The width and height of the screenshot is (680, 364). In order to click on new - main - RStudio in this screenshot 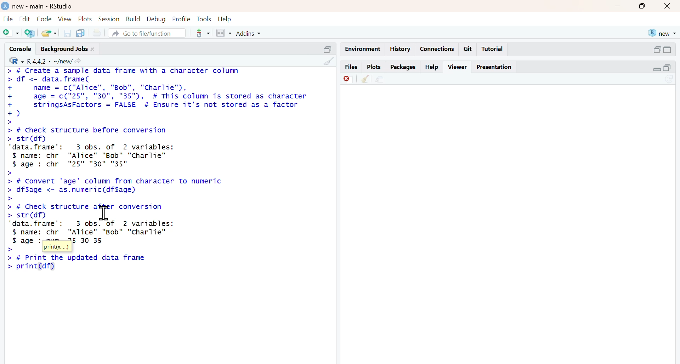, I will do `click(43, 6)`.